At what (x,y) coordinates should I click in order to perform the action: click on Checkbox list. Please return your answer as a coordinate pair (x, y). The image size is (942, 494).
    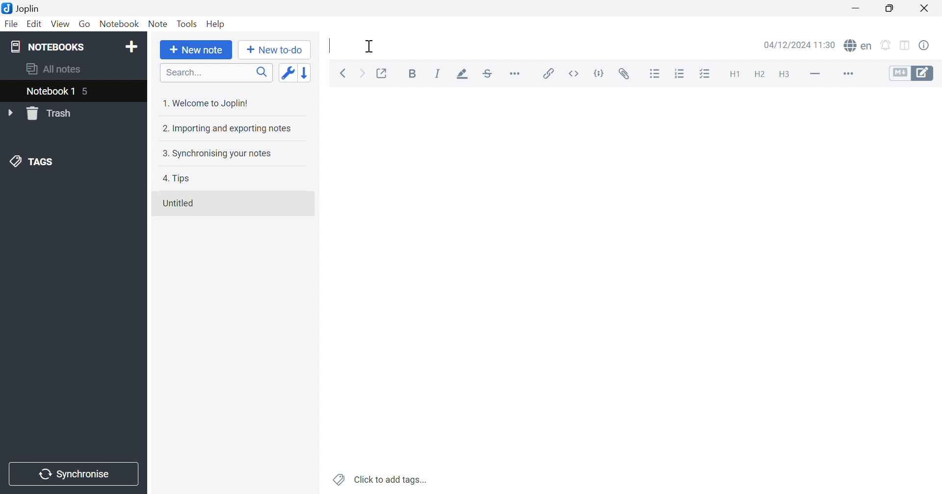
    Looking at the image, I should click on (707, 74).